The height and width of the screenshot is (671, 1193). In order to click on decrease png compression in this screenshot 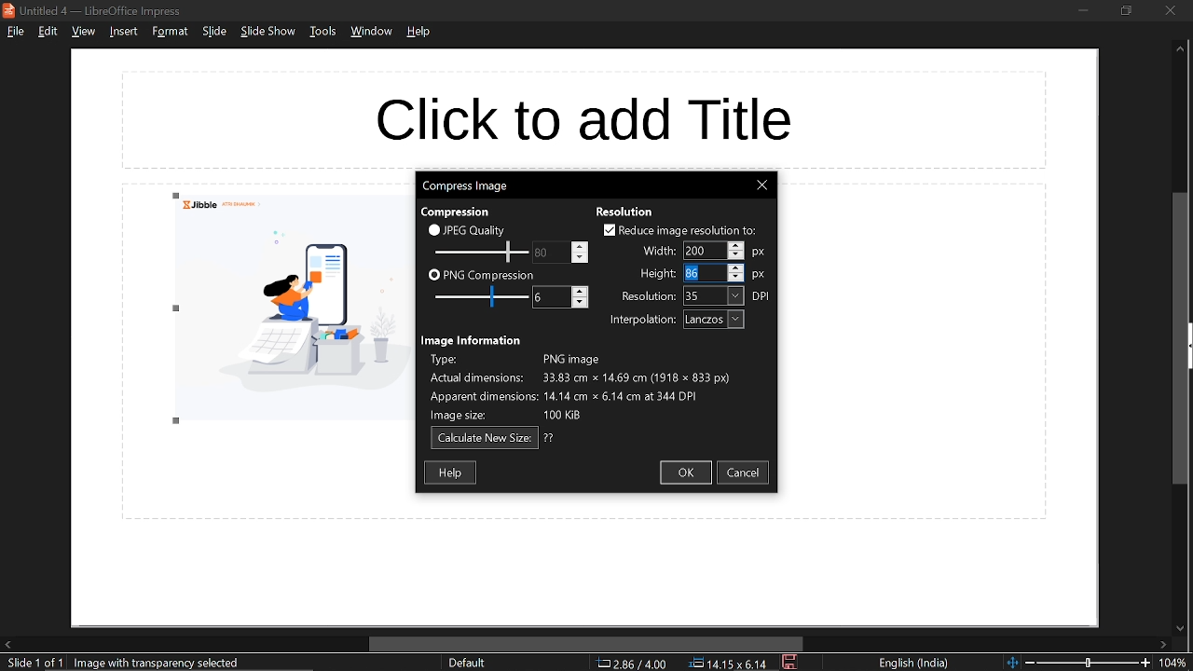, I will do `click(580, 304)`.